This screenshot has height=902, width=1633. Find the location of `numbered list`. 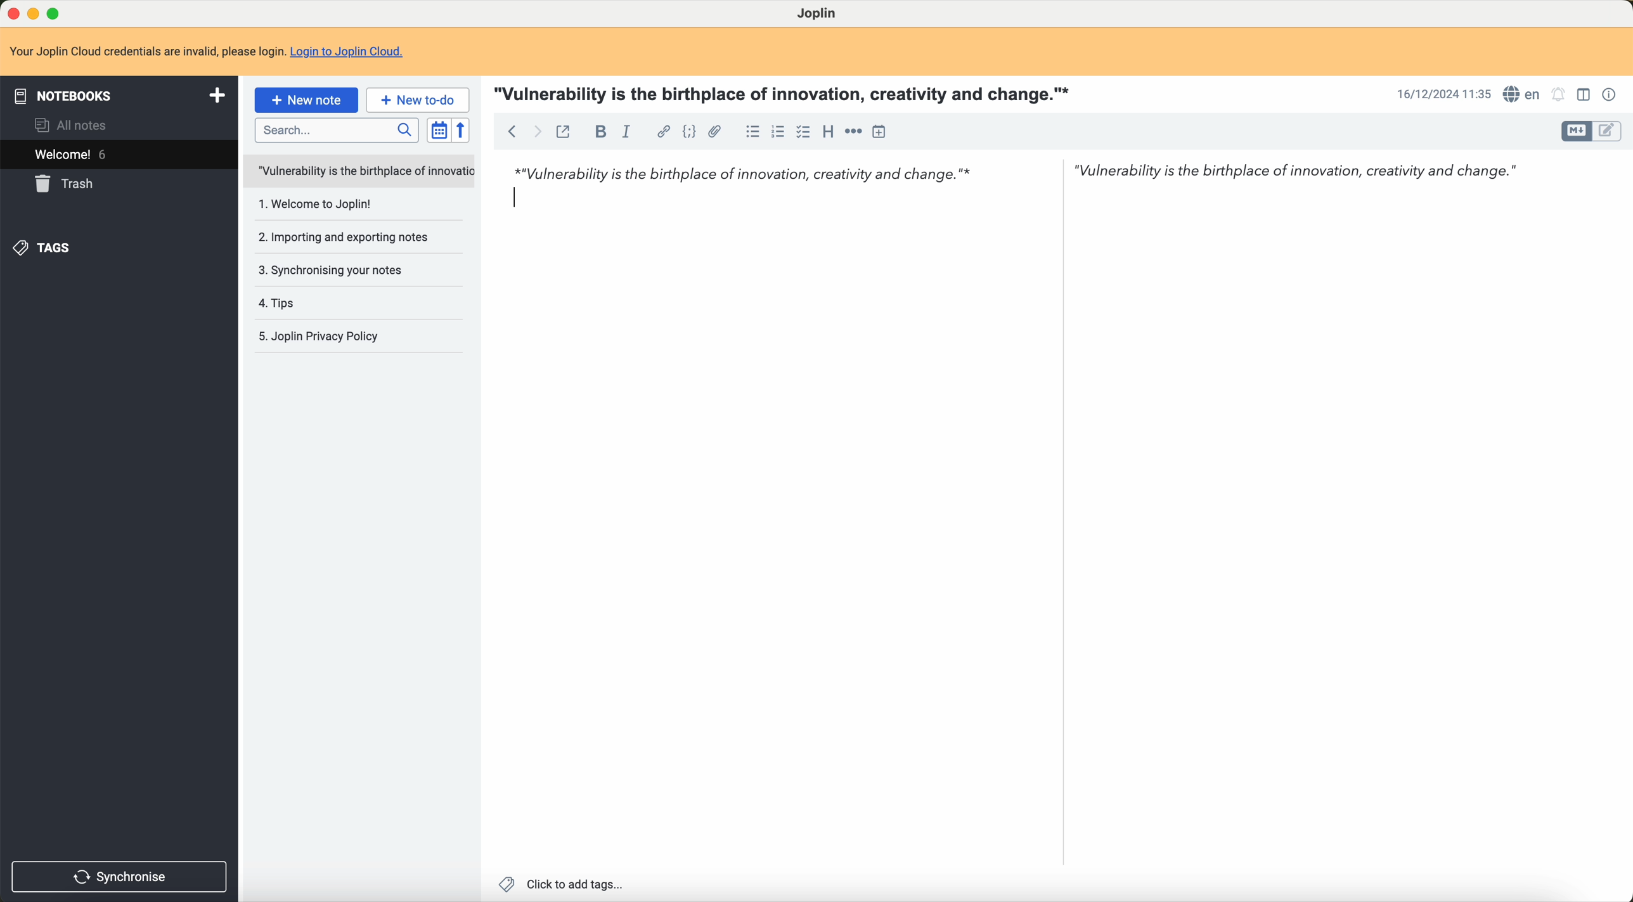

numbered list is located at coordinates (778, 133).